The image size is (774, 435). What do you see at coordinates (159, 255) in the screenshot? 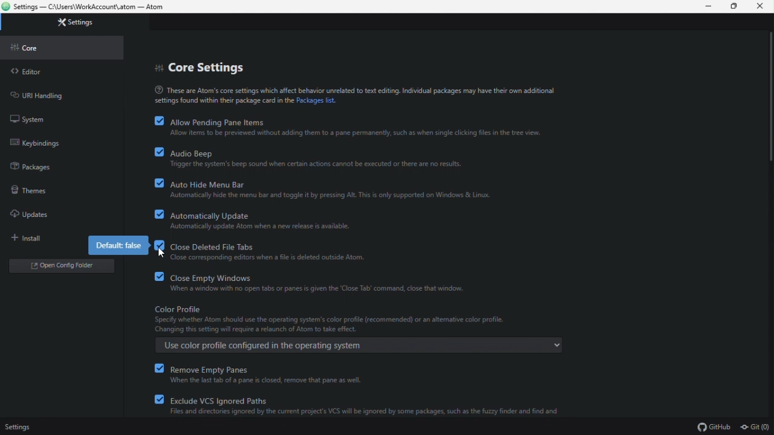
I see `Cursor` at bounding box center [159, 255].